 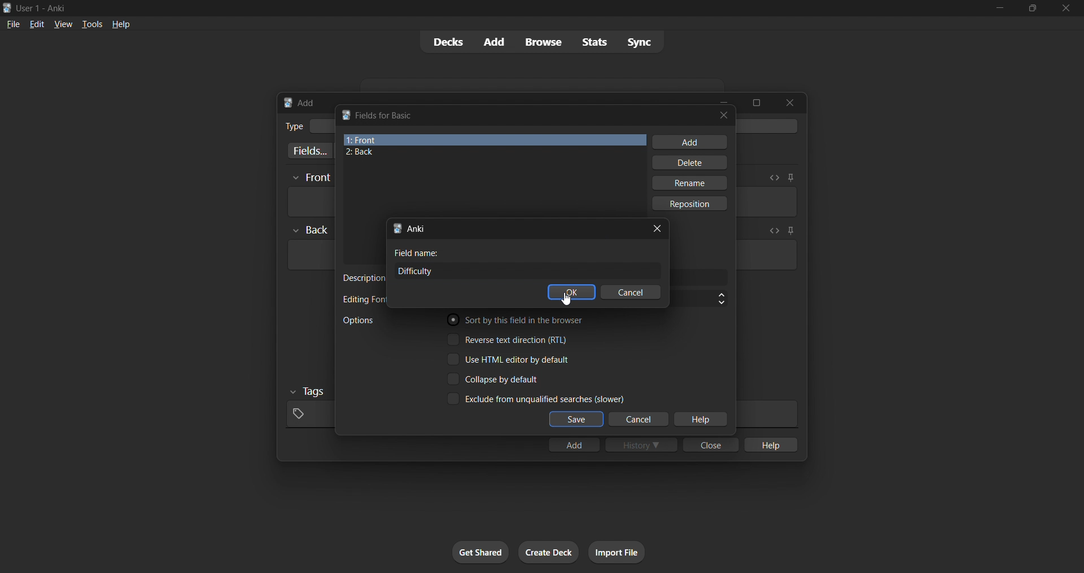 What do you see at coordinates (386, 116) in the screenshot?
I see `customize fields title bar` at bounding box center [386, 116].